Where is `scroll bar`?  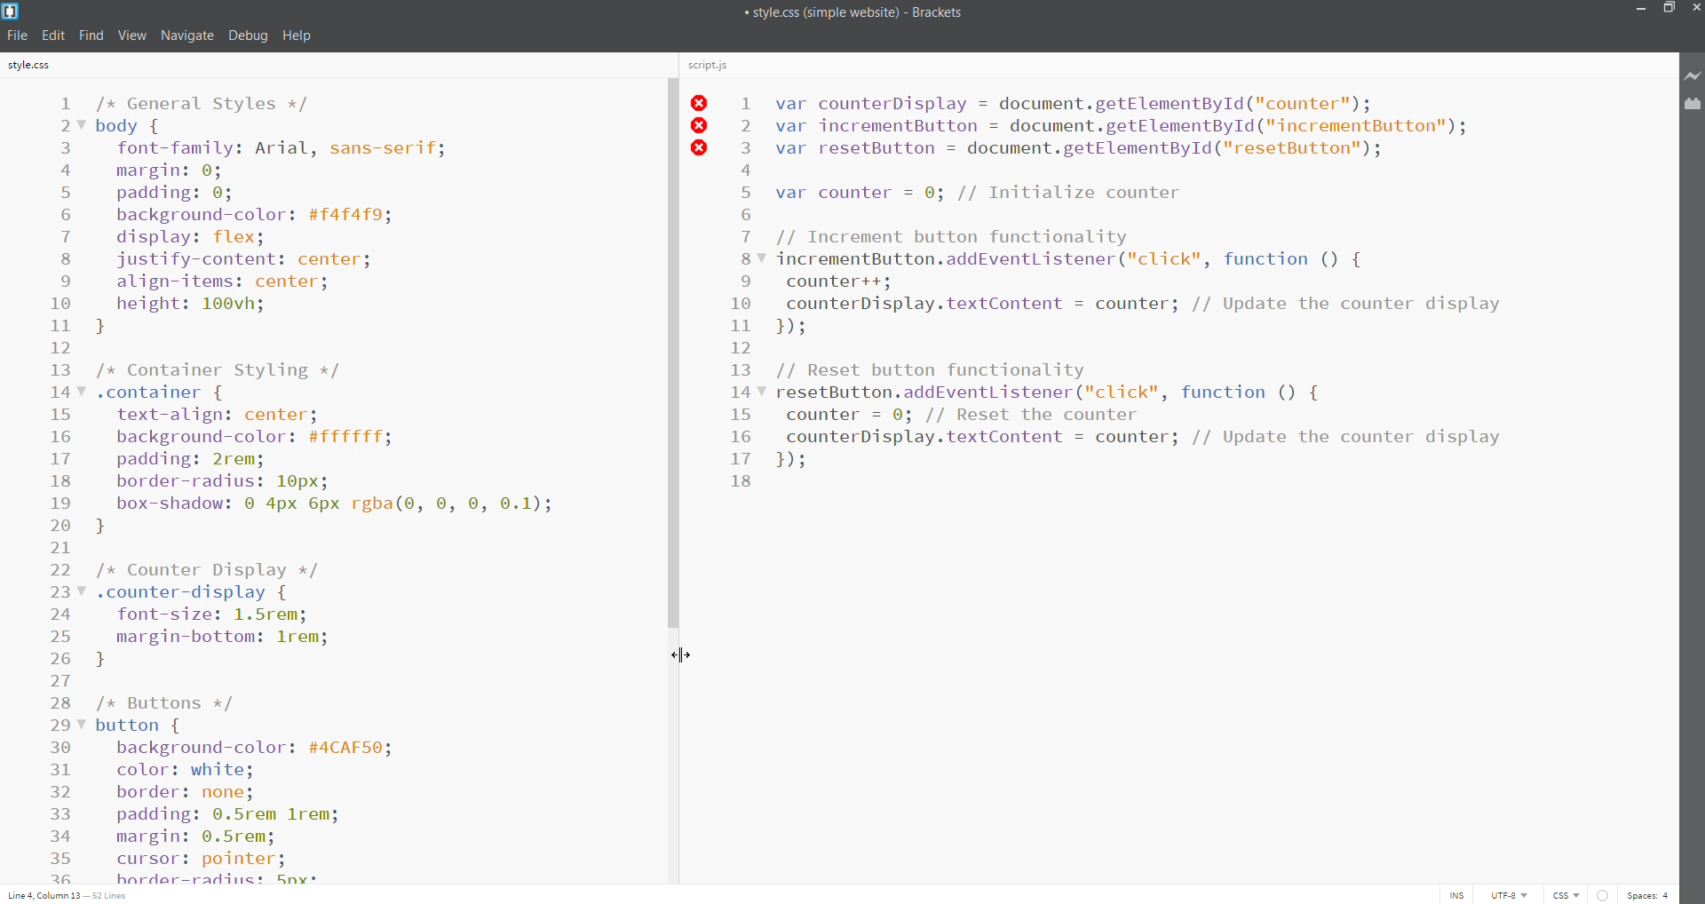 scroll bar is located at coordinates (674, 480).